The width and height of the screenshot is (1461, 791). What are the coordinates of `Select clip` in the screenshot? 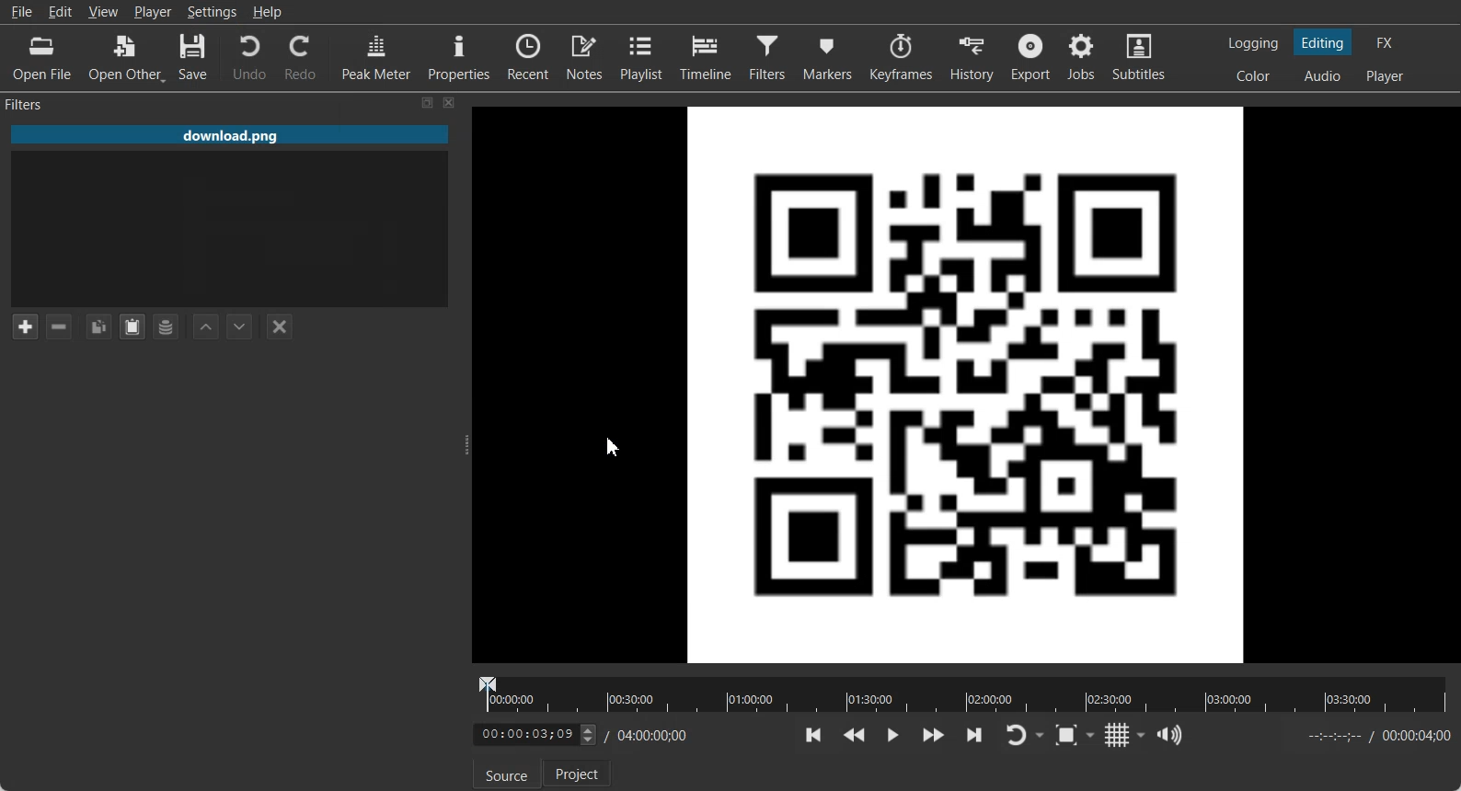 It's located at (228, 228).